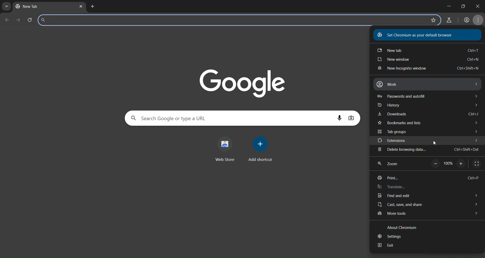 The height and width of the screenshot is (258, 485). What do you see at coordinates (449, 20) in the screenshot?
I see `search labs` at bounding box center [449, 20].